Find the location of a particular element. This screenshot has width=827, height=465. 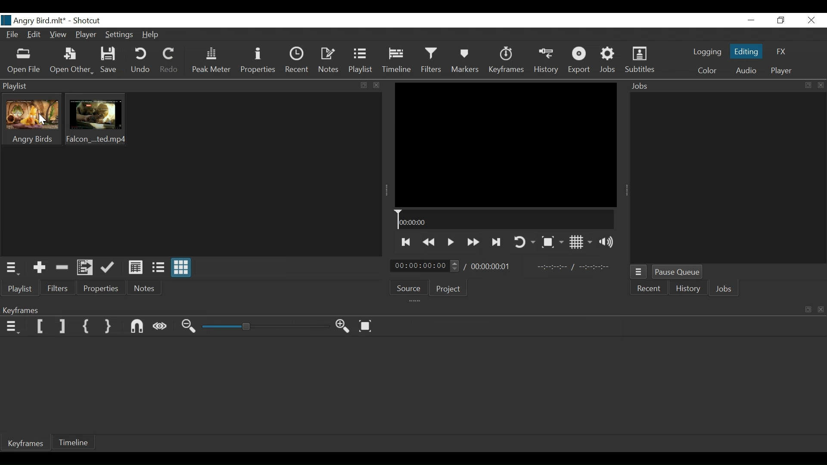

Zoom slider is located at coordinates (265, 327).